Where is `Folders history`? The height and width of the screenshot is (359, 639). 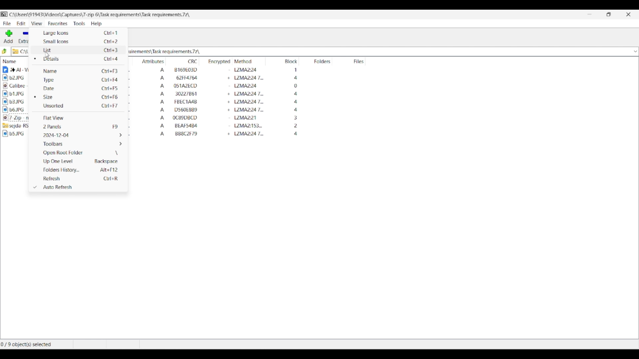 Folders history is located at coordinates (79, 170).